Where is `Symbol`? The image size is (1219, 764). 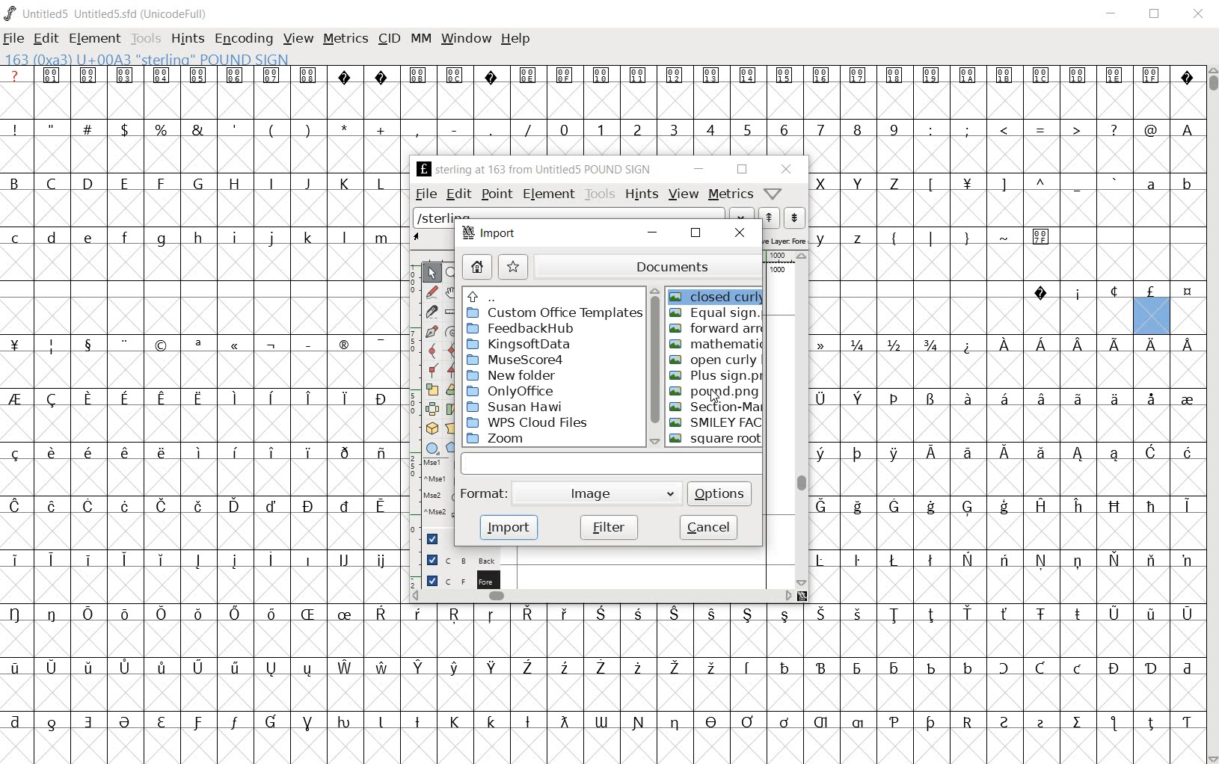 Symbol is located at coordinates (1187, 342).